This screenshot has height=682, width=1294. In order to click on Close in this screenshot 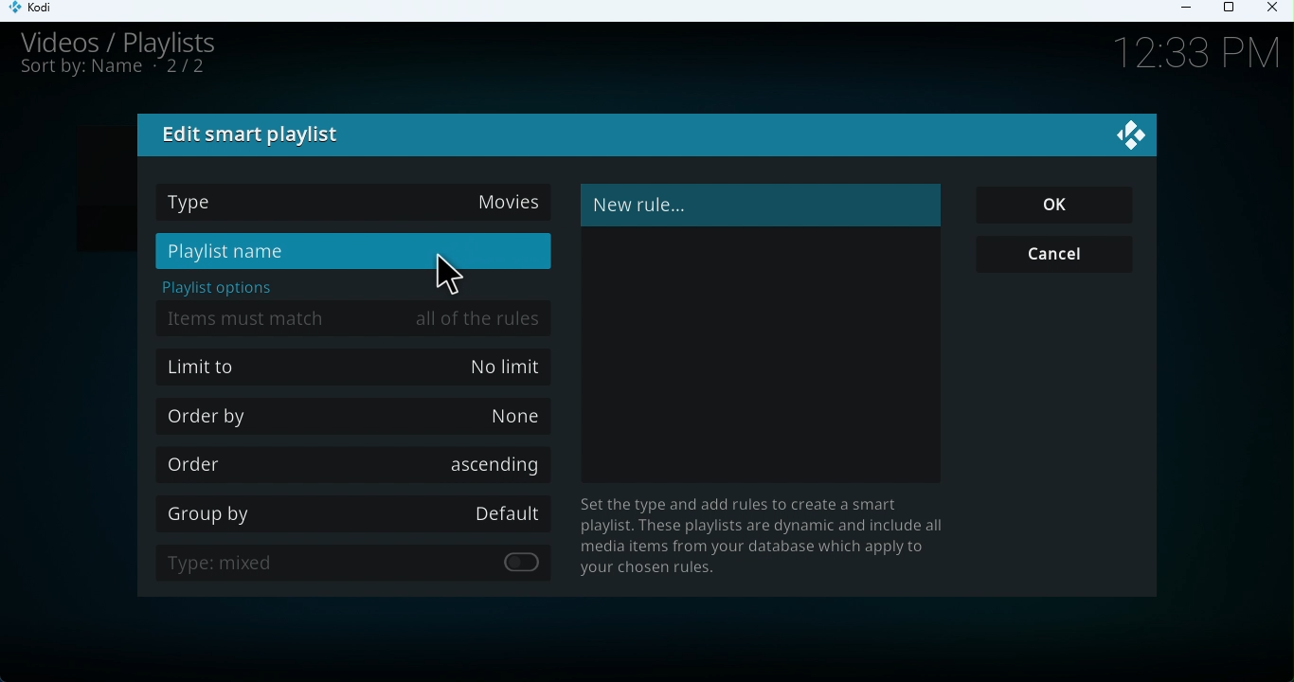, I will do `click(1275, 11)`.